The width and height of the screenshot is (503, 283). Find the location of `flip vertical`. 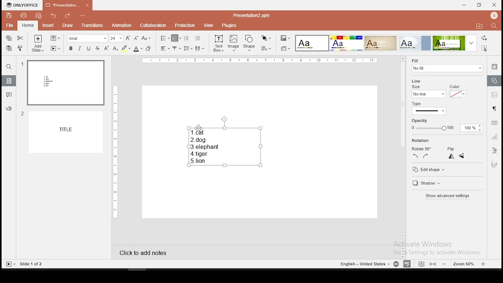

flip vertical is located at coordinates (451, 156).